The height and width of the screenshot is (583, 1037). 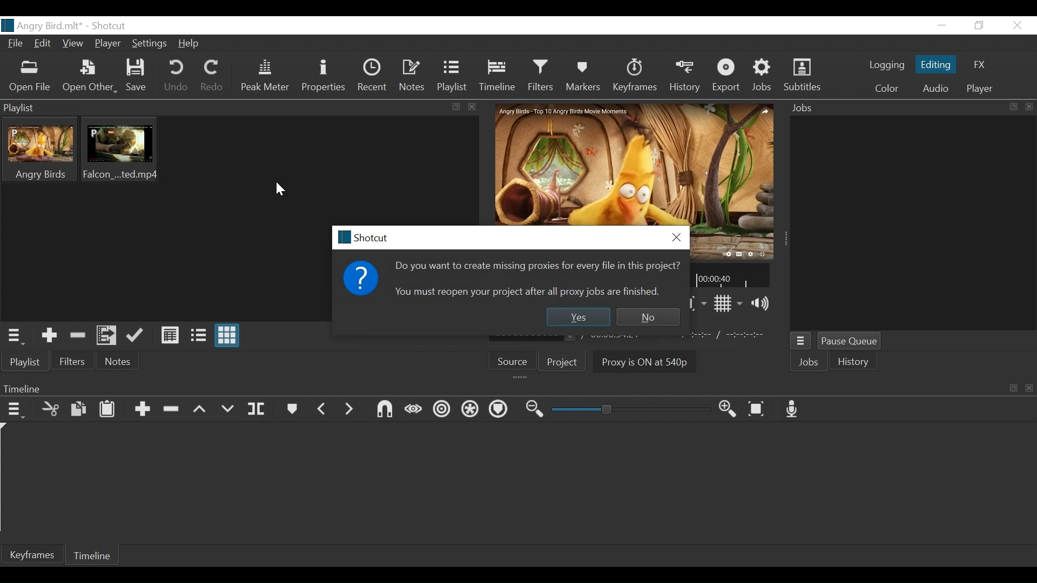 I want to click on Jobs Panel, so click(x=913, y=224).